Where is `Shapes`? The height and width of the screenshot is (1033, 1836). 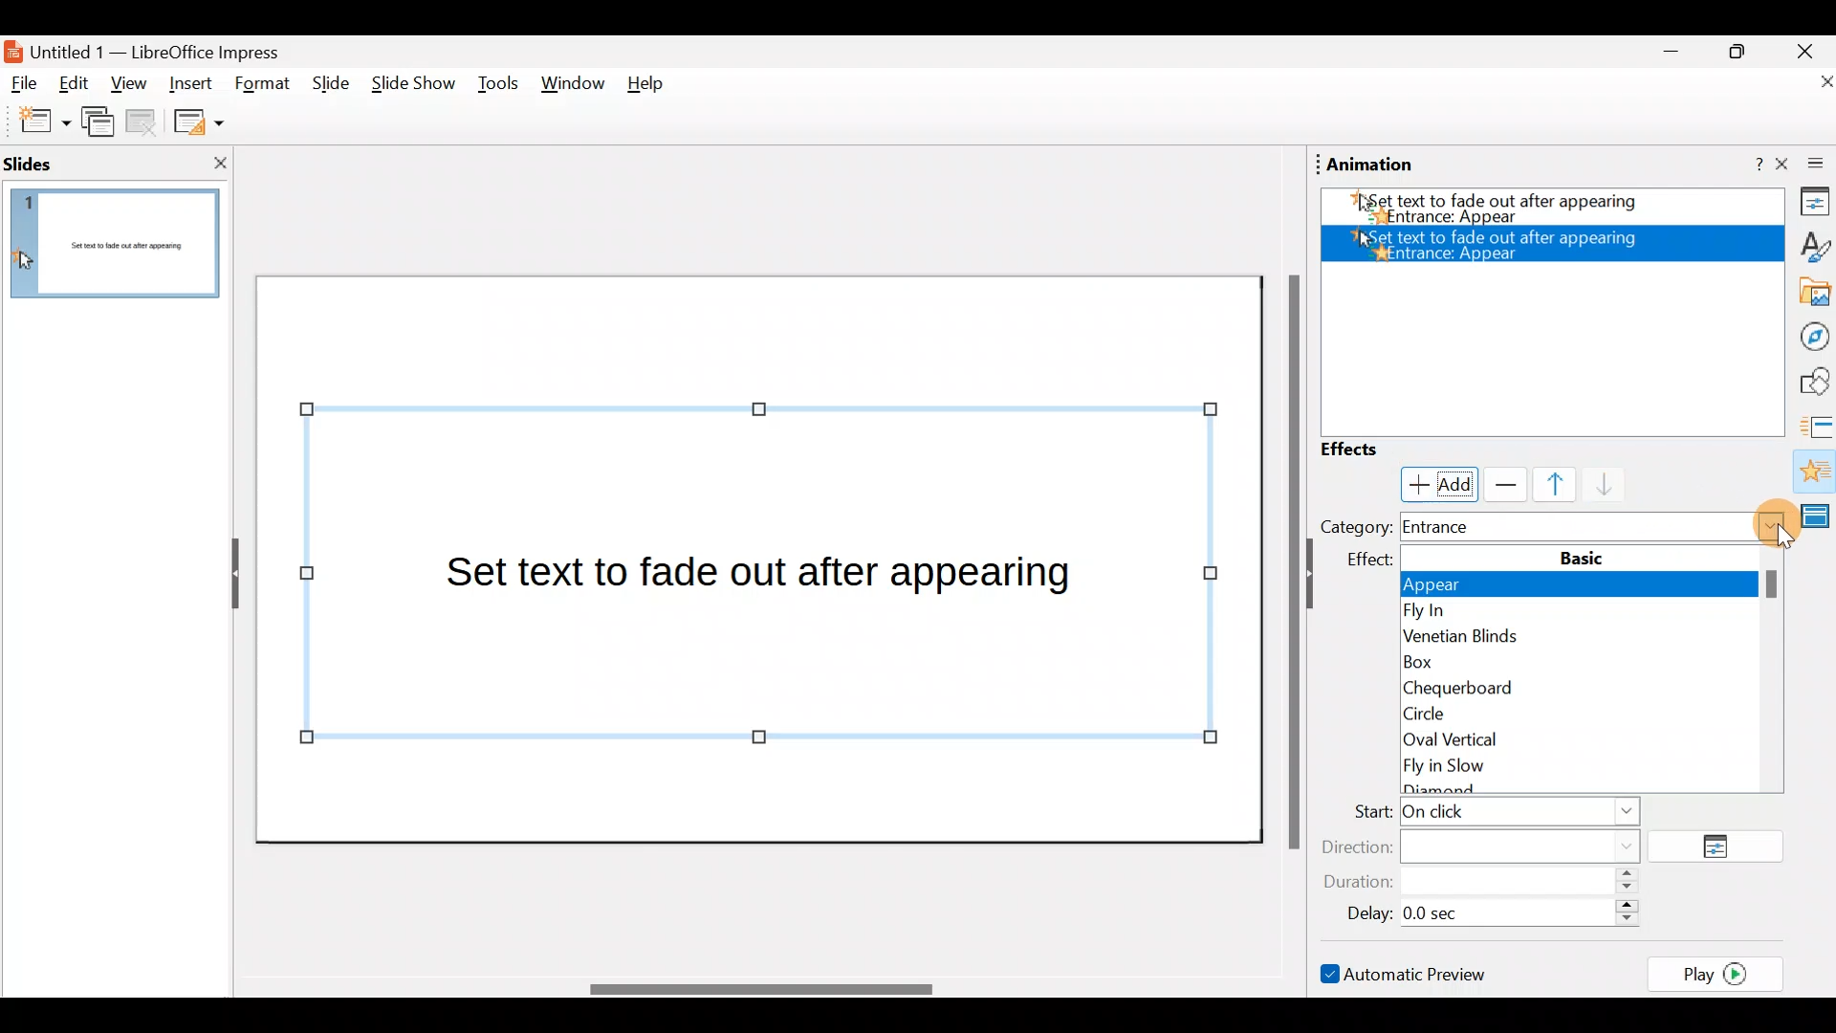
Shapes is located at coordinates (1812, 382).